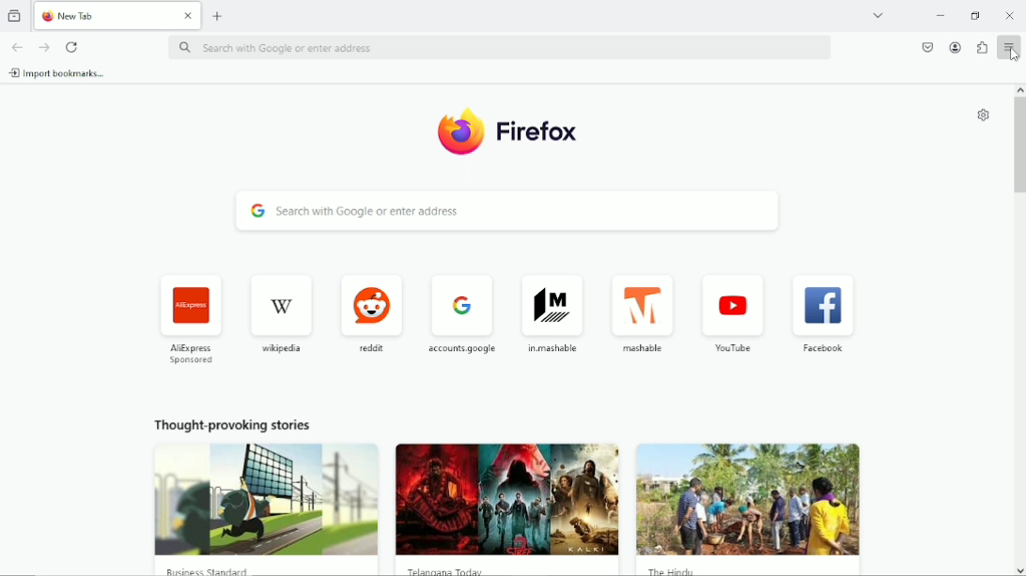 The width and height of the screenshot is (1026, 576). What do you see at coordinates (878, 15) in the screenshot?
I see `list all tabs` at bounding box center [878, 15].